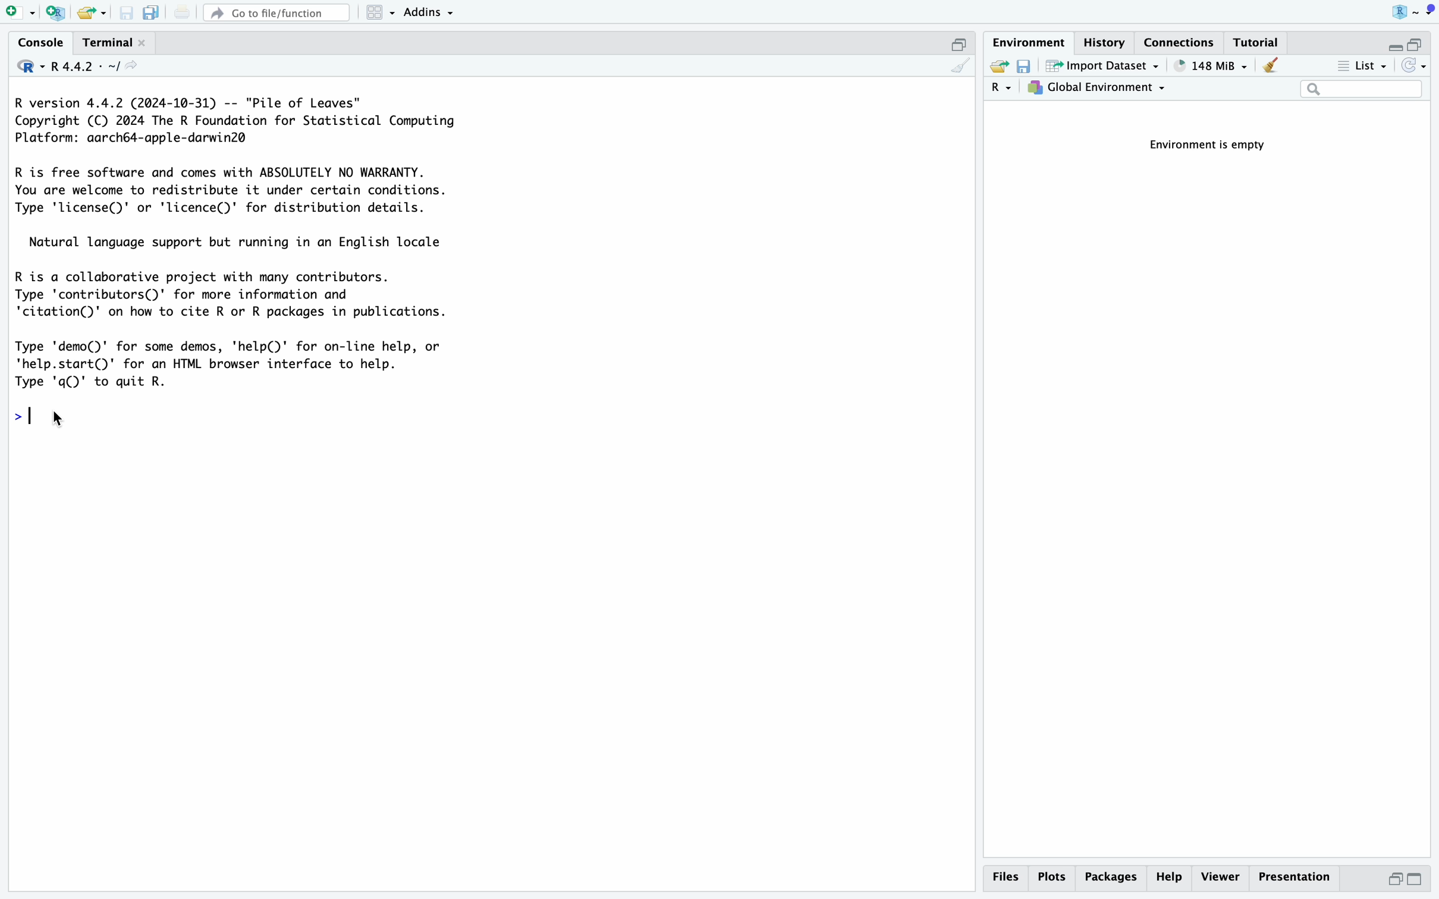 The height and width of the screenshot is (899, 1439). What do you see at coordinates (1423, 881) in the screenshot?
I see `maximize` at bounding box center [1423, 881].